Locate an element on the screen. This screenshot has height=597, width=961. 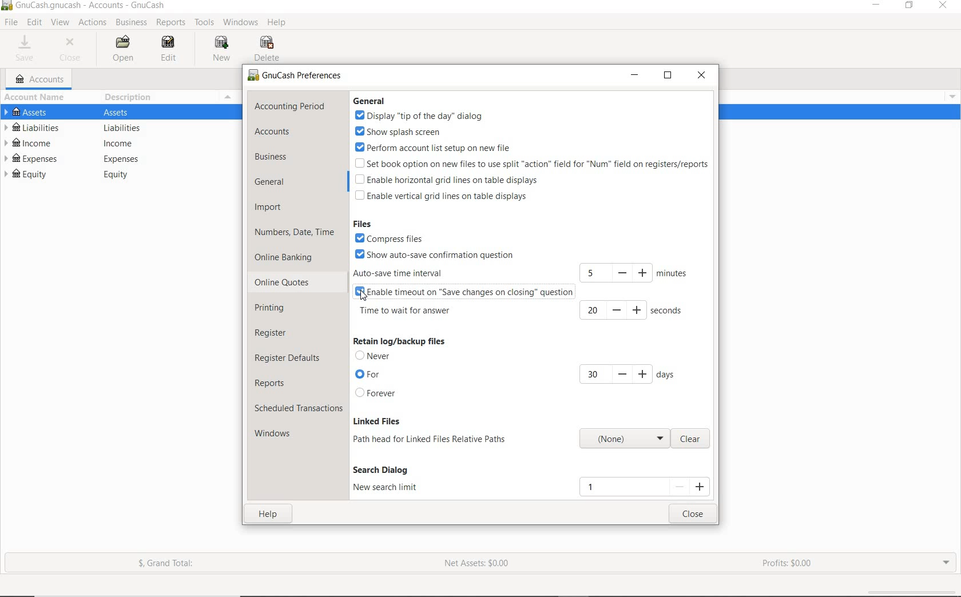
number of seconds before question window opens is located at coordinates (634, 311).